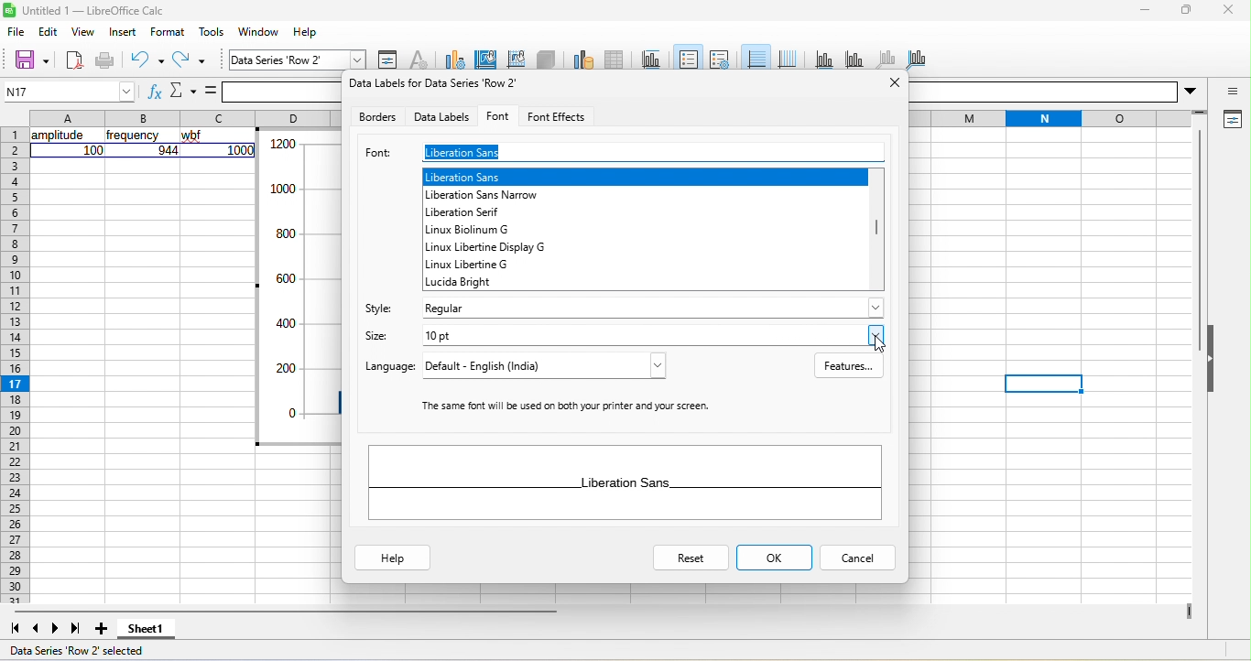  I want to click on minimize, so click(1143, 9).